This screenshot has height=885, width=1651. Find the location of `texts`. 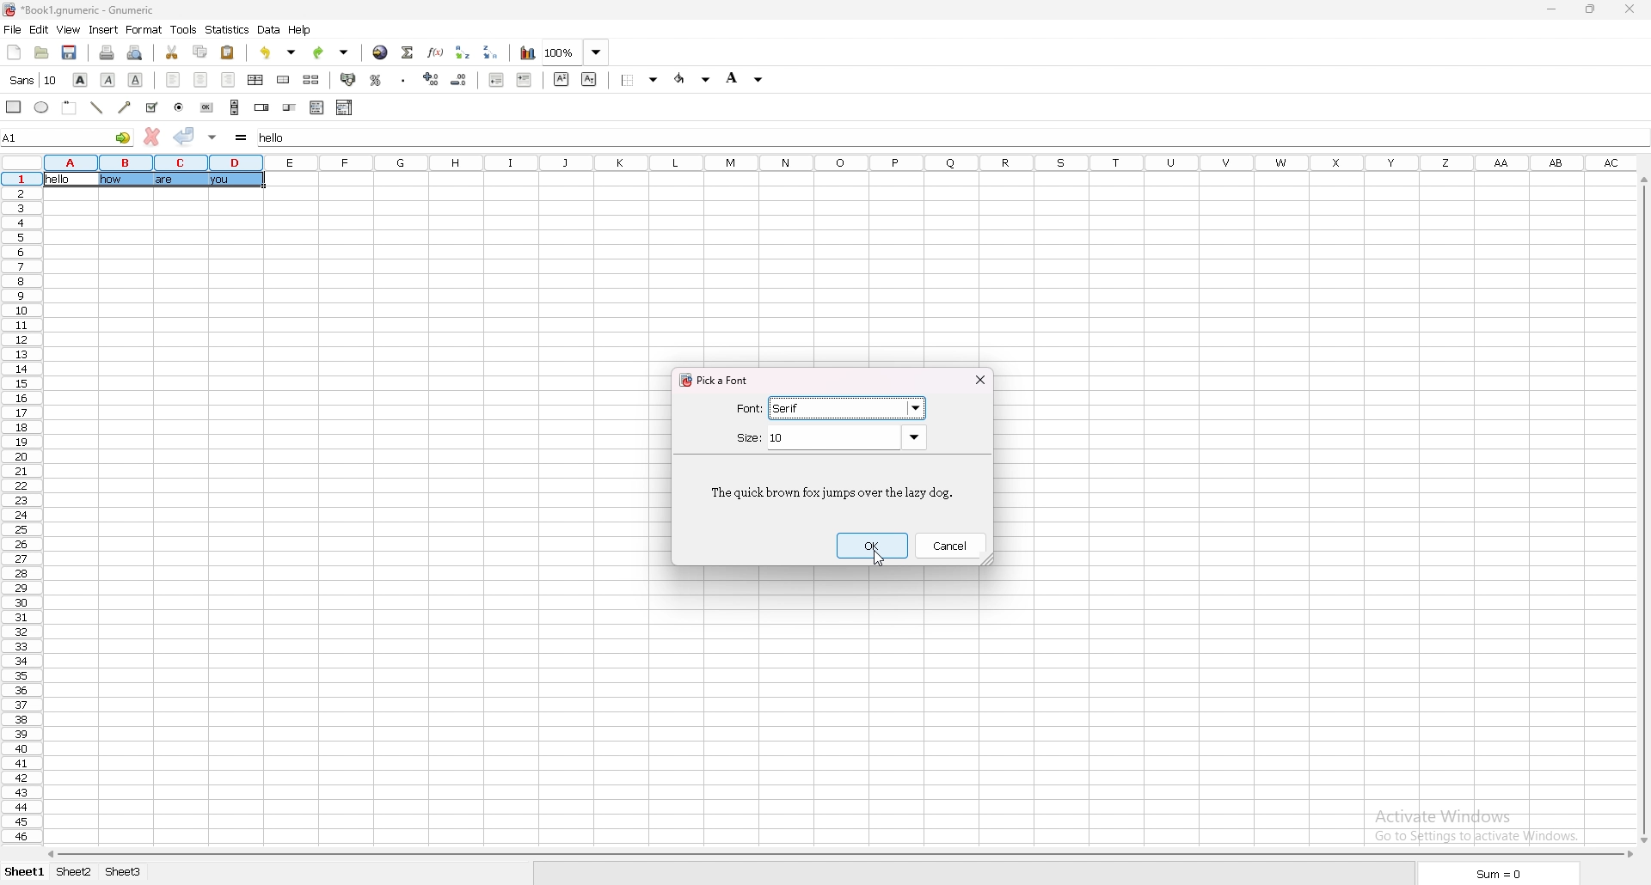

texts is located at coordinates (181, 180).